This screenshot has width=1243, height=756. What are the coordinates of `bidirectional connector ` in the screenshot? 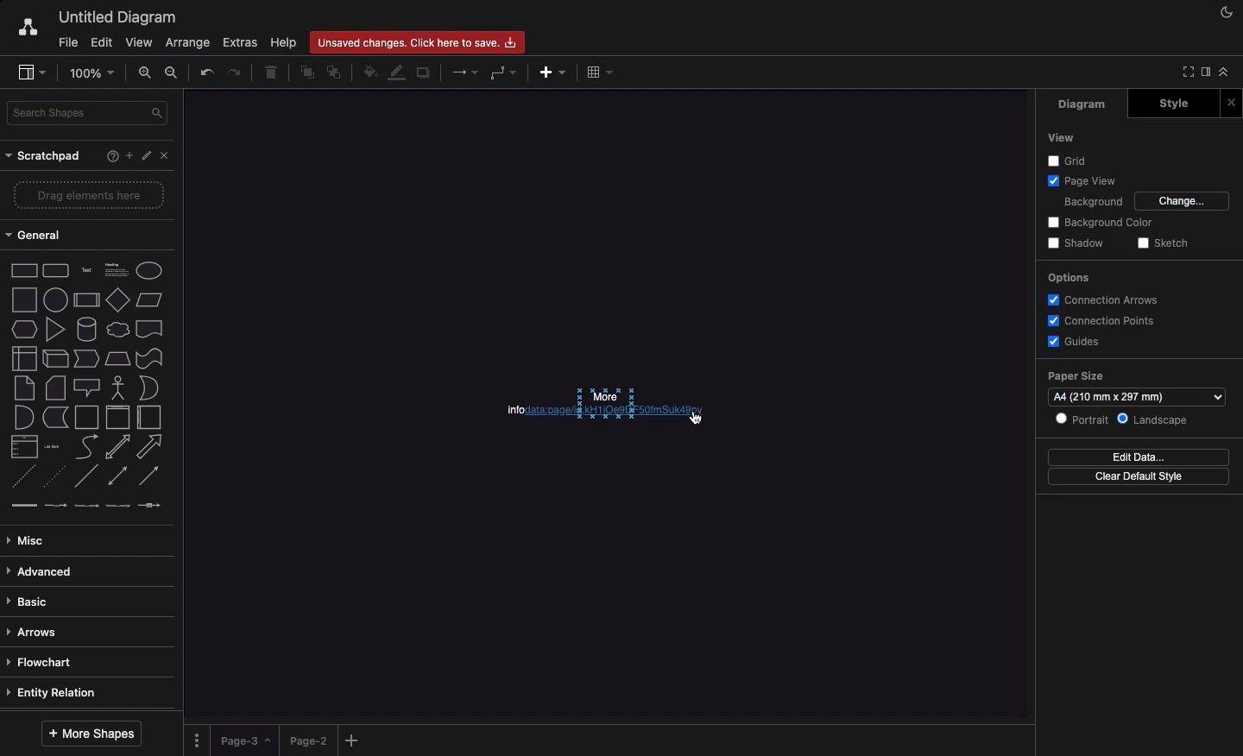 It's located at (117, 476).